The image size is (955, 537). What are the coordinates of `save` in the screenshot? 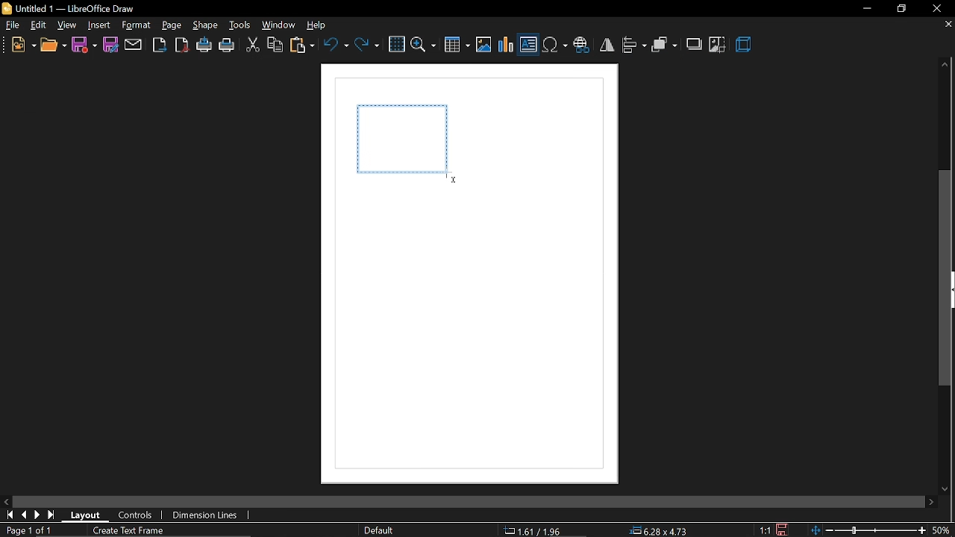 It's located at (780, 529).